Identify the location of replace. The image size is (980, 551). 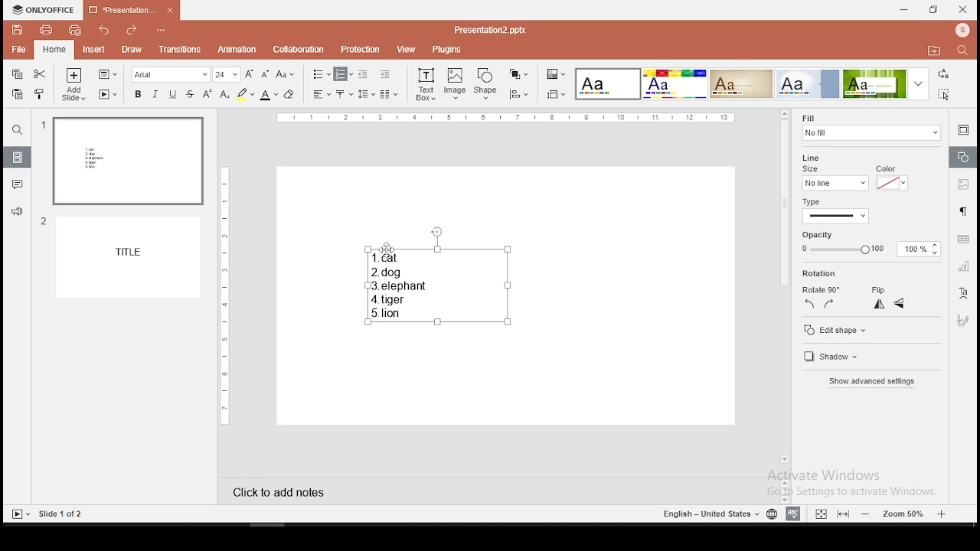
(944, 74).